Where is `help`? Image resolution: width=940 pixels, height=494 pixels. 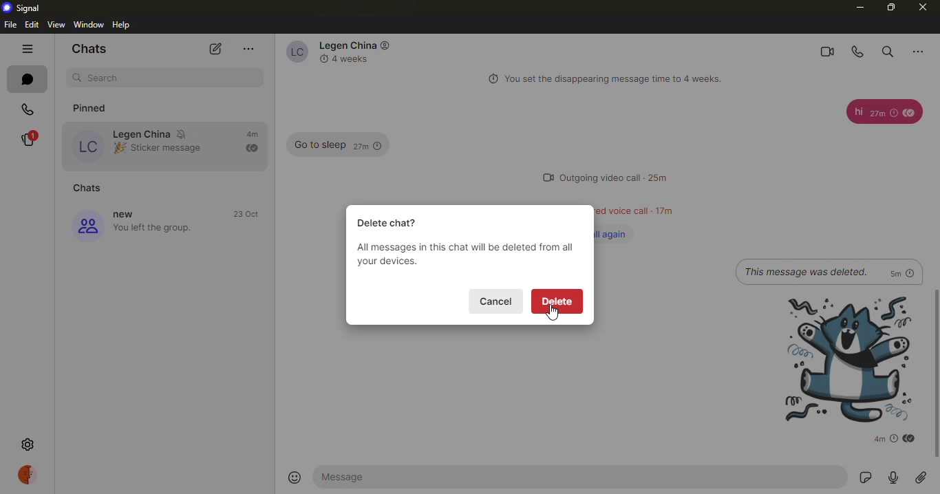
help is located at coordinates (124, 24).